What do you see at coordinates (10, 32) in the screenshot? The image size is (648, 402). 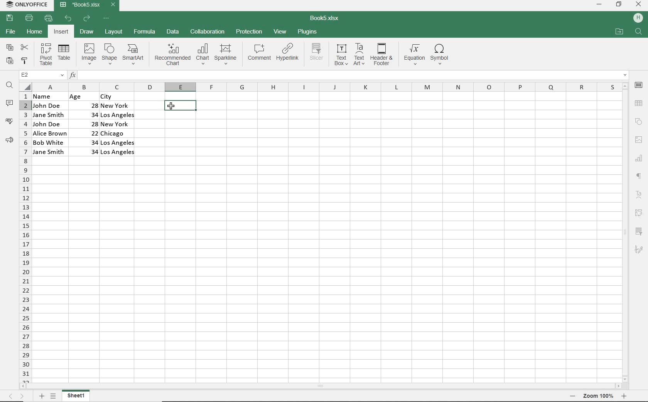 I see `FILE` at bounding box center [10, 32].